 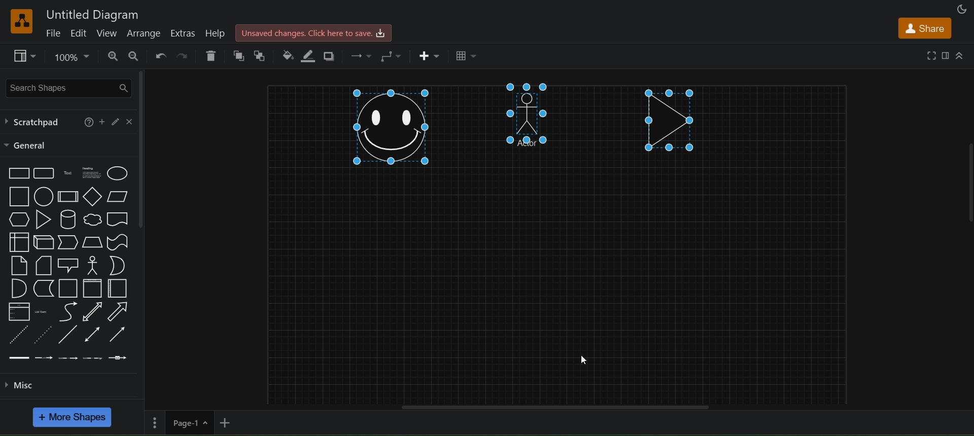 What do you see at coordinates (17, 219) in the screenshot?
I see `hexagon` at bounding box center [17, 219].